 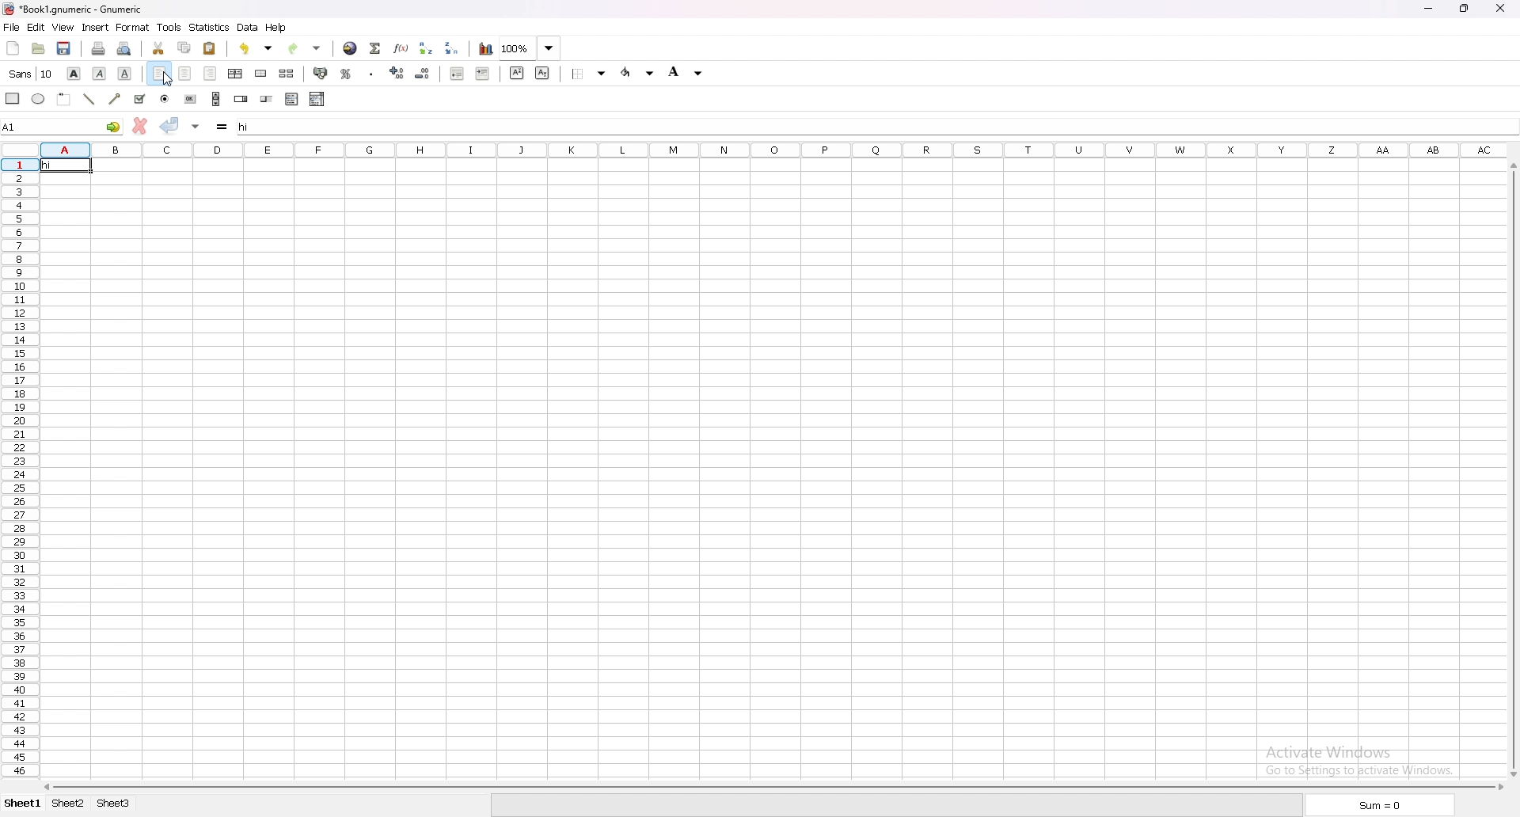 I want to click on scroll bar, so click(x=1508, y=469).